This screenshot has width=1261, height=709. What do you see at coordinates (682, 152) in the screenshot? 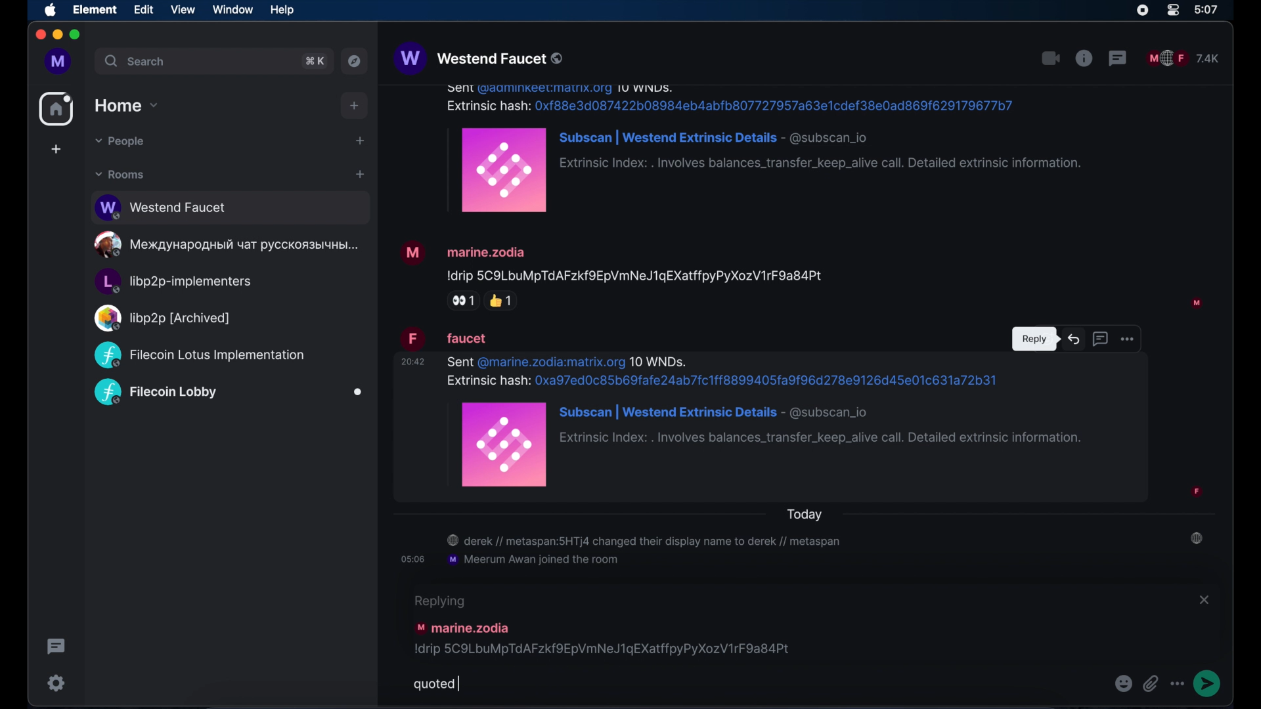
I see `message` at bounding box center [682, 152].